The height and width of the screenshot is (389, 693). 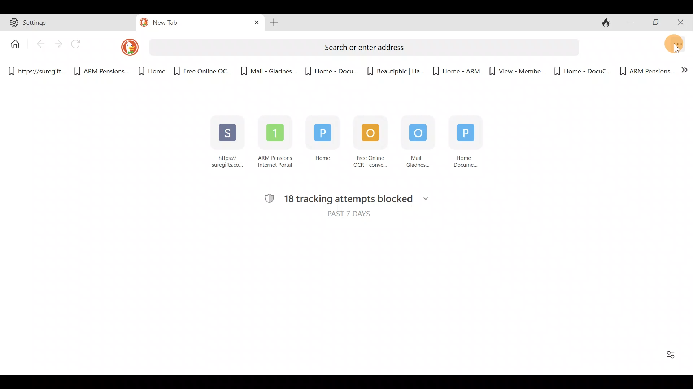 I want to click on Close, so click(x=682, y=22).